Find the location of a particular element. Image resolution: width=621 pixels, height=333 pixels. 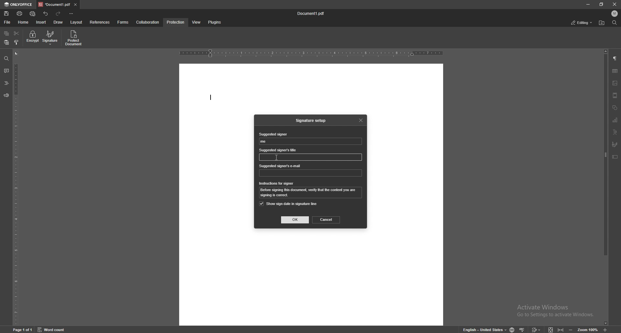

instruction is located at coordinates (311, 193).